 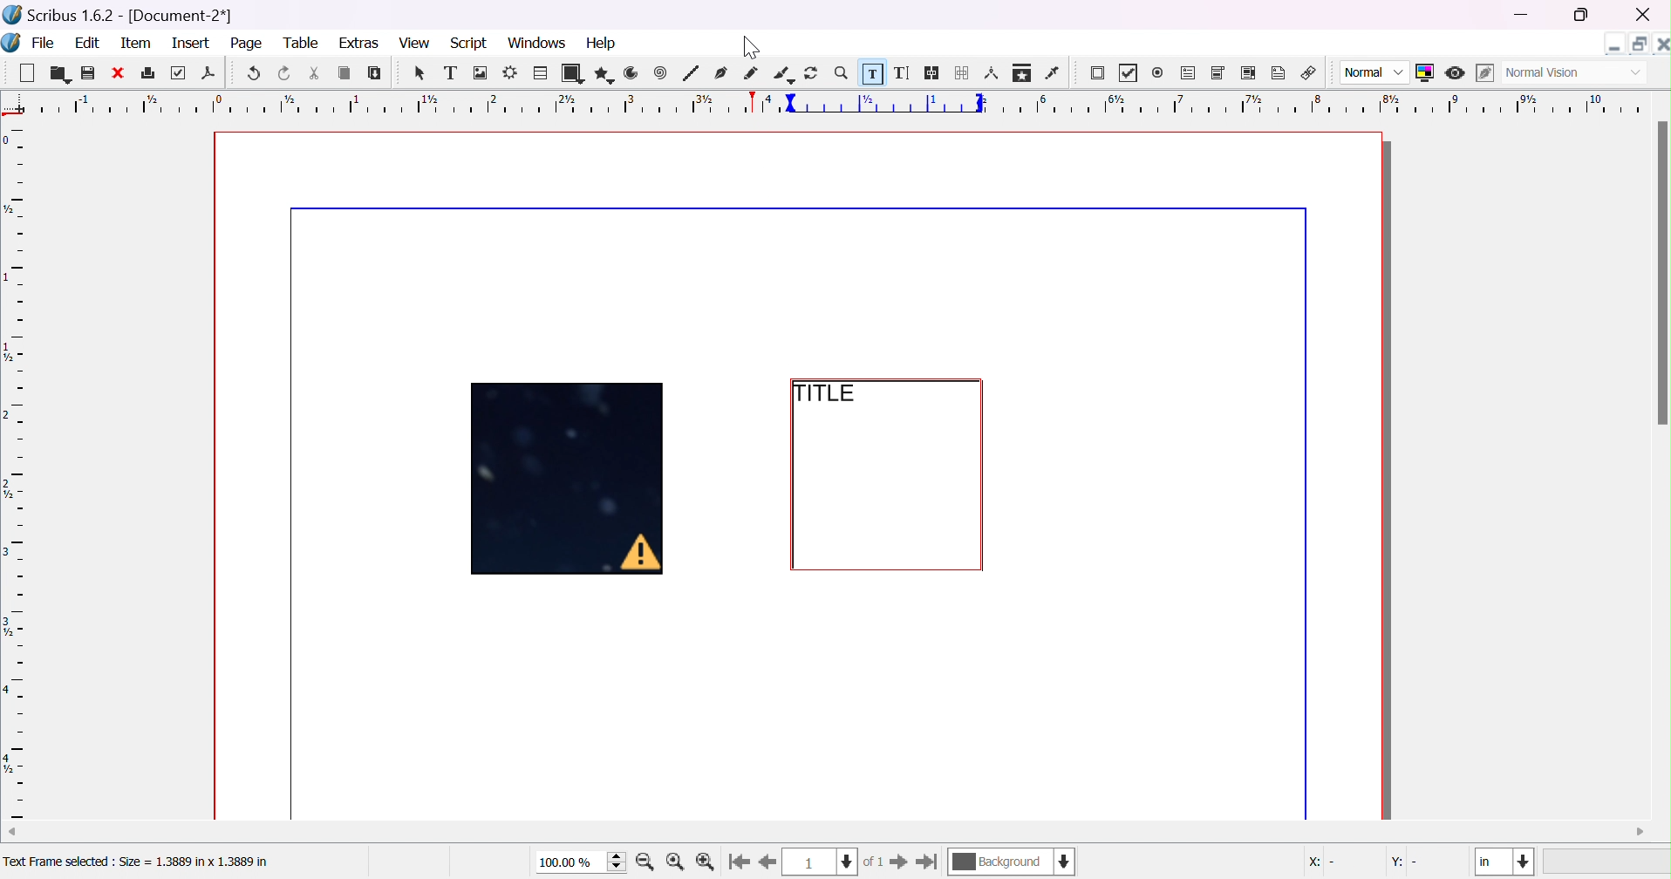 What do you see at coordinates (469, 44) in the screenshot?
I see `script` at bounding box center [469, 44].